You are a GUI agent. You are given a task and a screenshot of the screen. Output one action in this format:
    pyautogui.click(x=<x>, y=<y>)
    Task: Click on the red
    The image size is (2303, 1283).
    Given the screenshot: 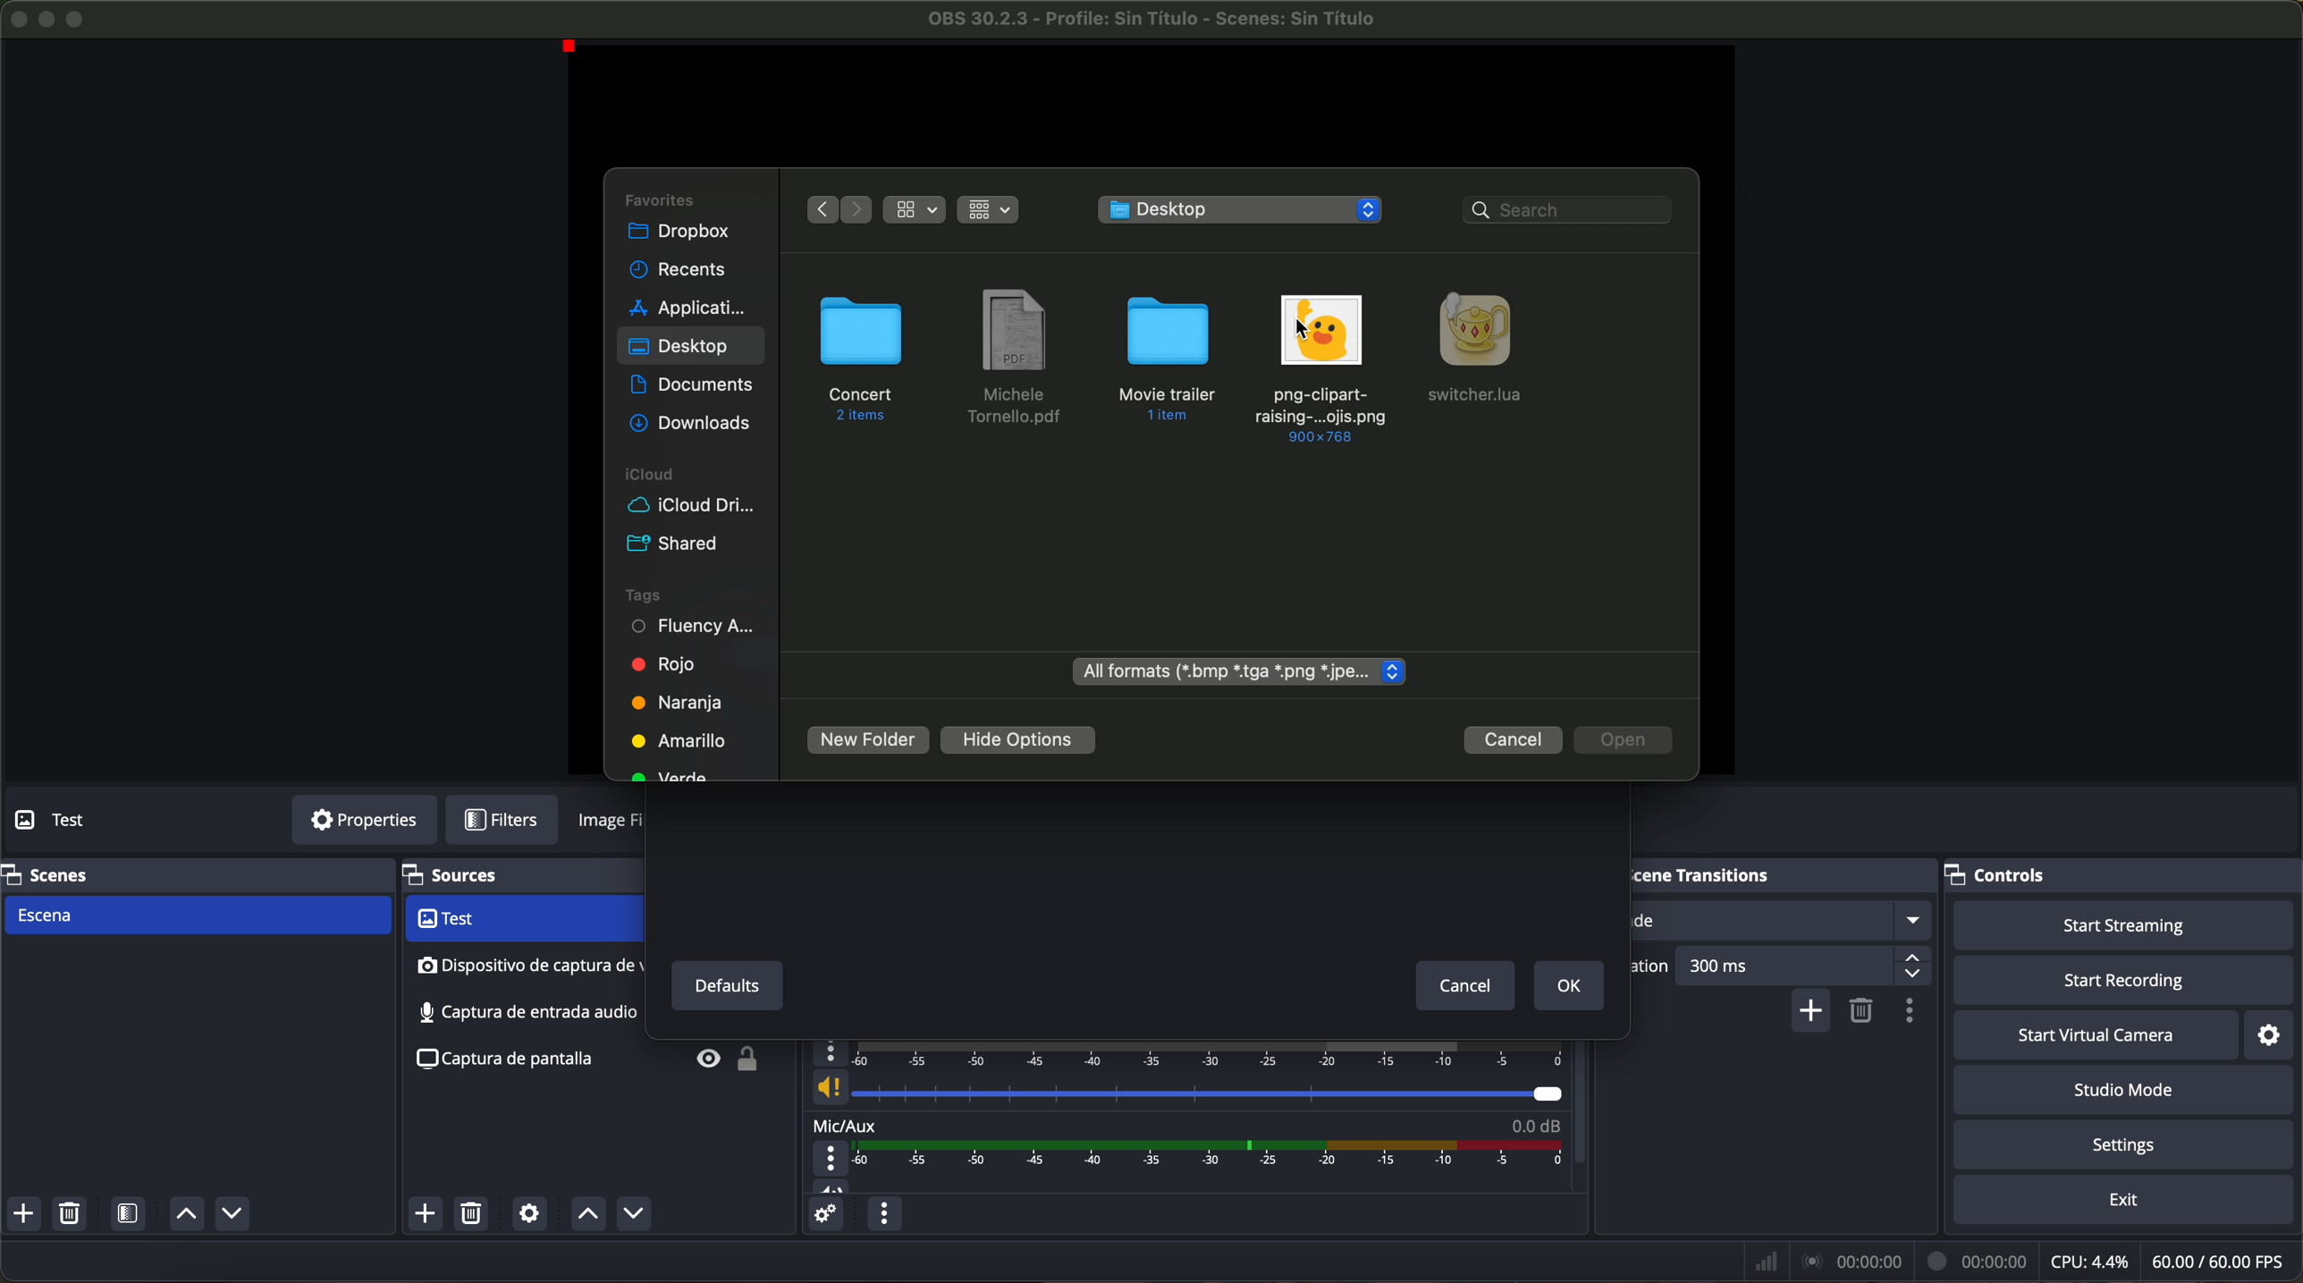 What is the action you would take?
    pyautogui.click(x=661, y=665)
    